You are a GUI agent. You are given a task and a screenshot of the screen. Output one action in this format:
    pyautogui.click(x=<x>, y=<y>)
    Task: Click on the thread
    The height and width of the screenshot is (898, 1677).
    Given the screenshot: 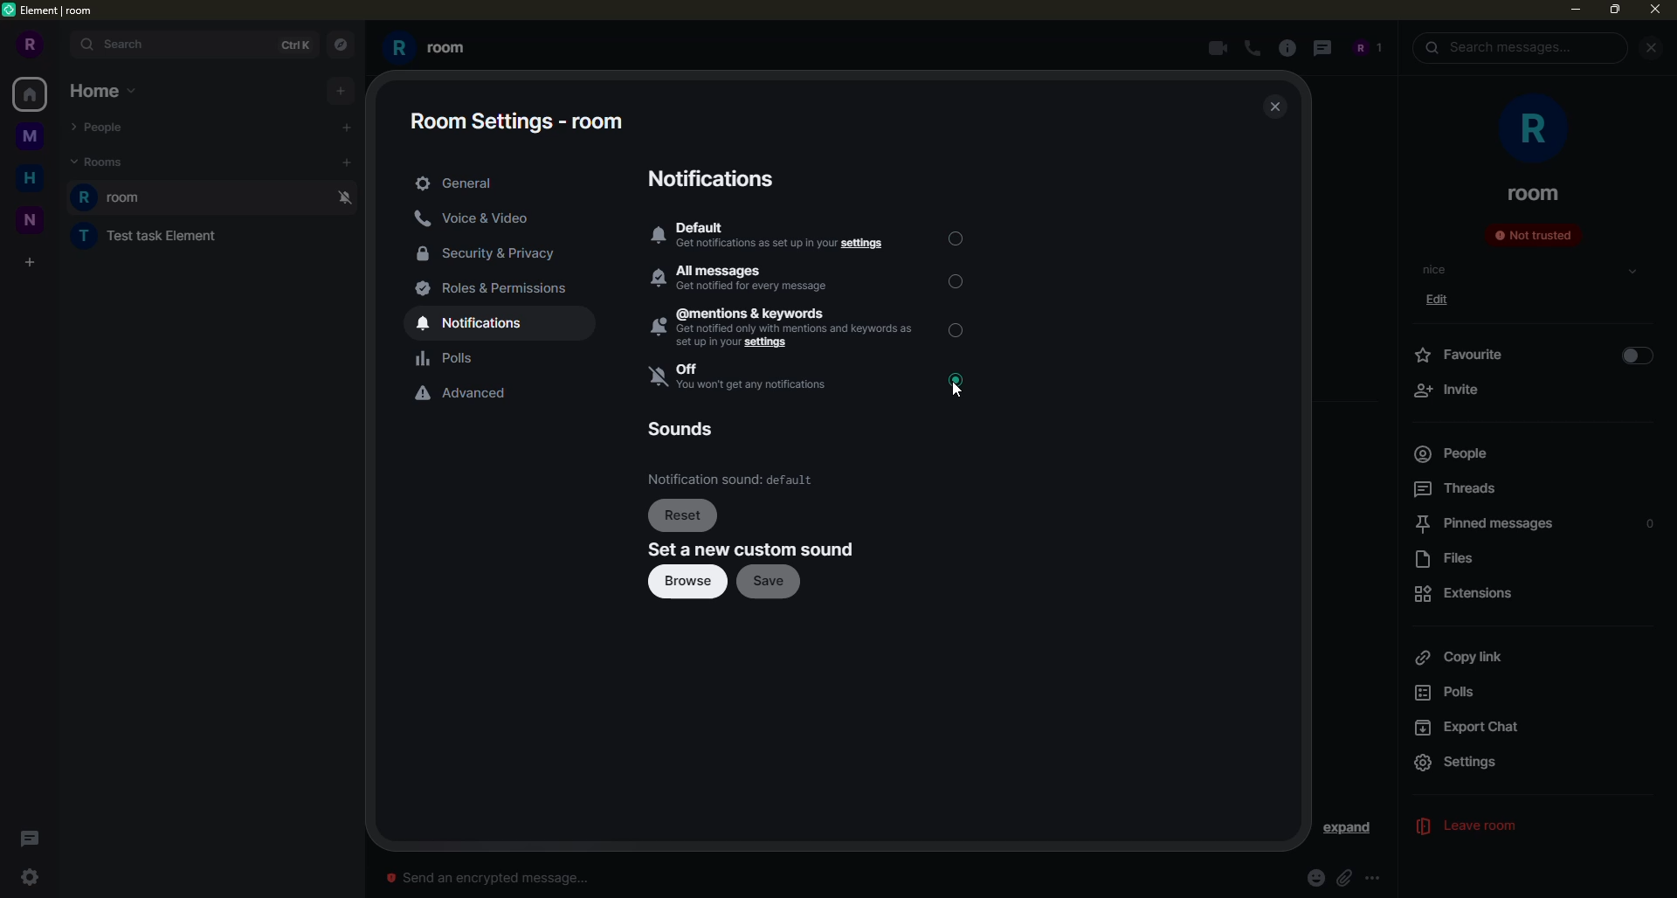 What is the action you would take?
    pyautogui.click(x=1322, y=48)
    